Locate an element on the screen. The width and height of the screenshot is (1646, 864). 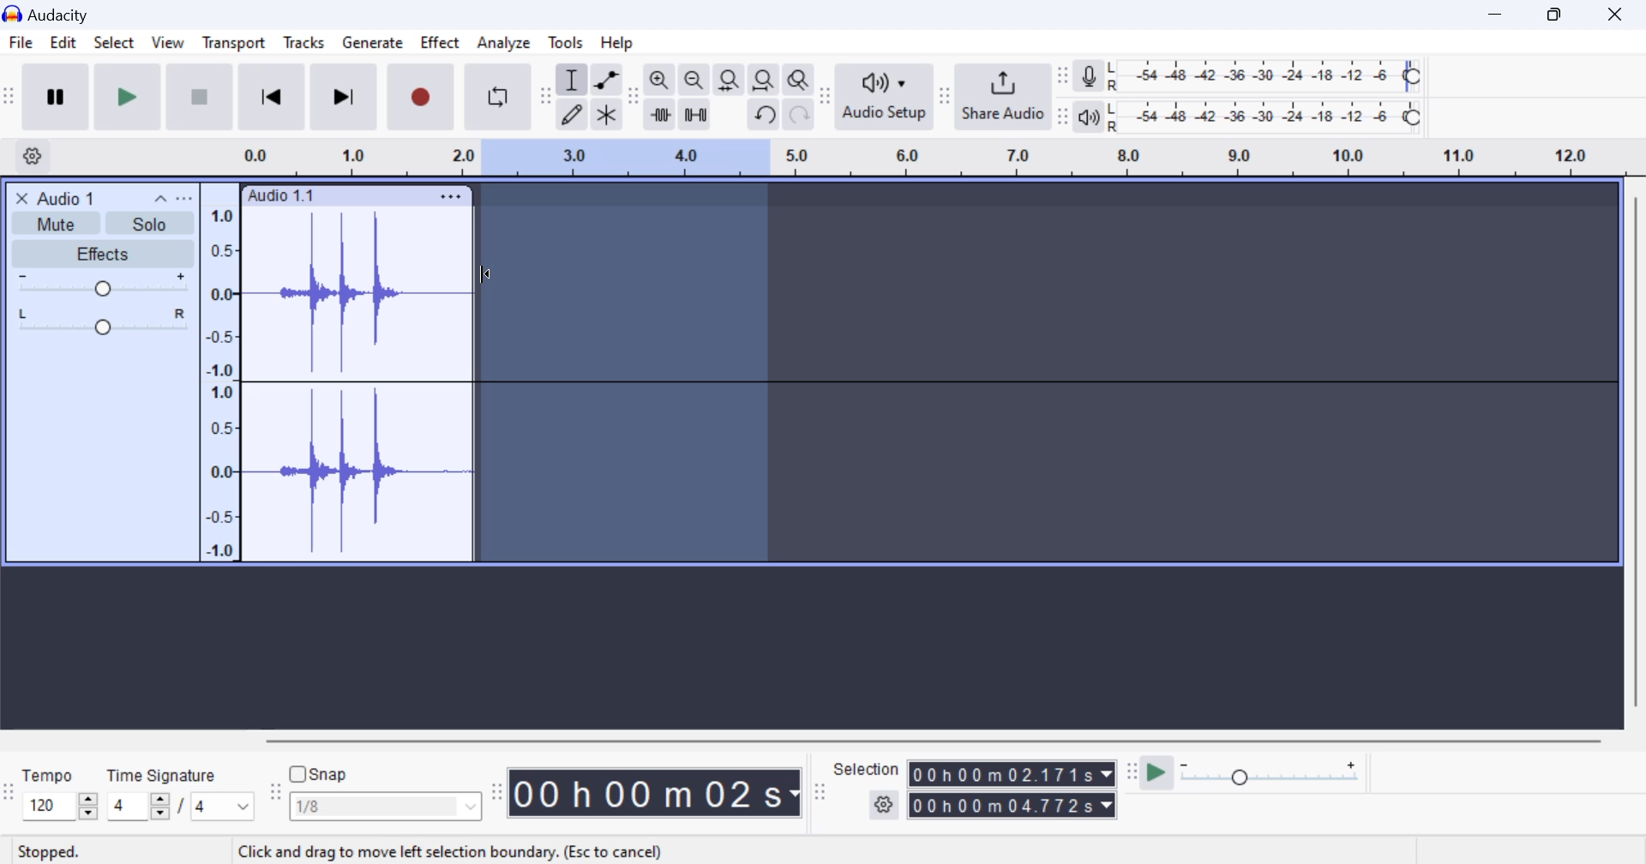
increase or decrease tempo is located at coordinates (59, 806).